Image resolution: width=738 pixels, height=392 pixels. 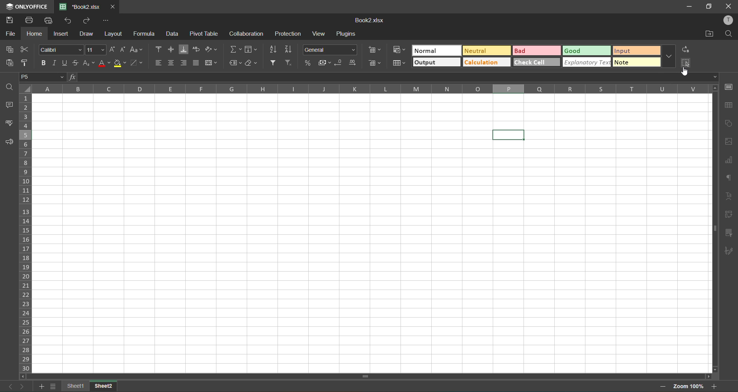 I want to click on customize quick access toolbar, so click(x=106, y=21).